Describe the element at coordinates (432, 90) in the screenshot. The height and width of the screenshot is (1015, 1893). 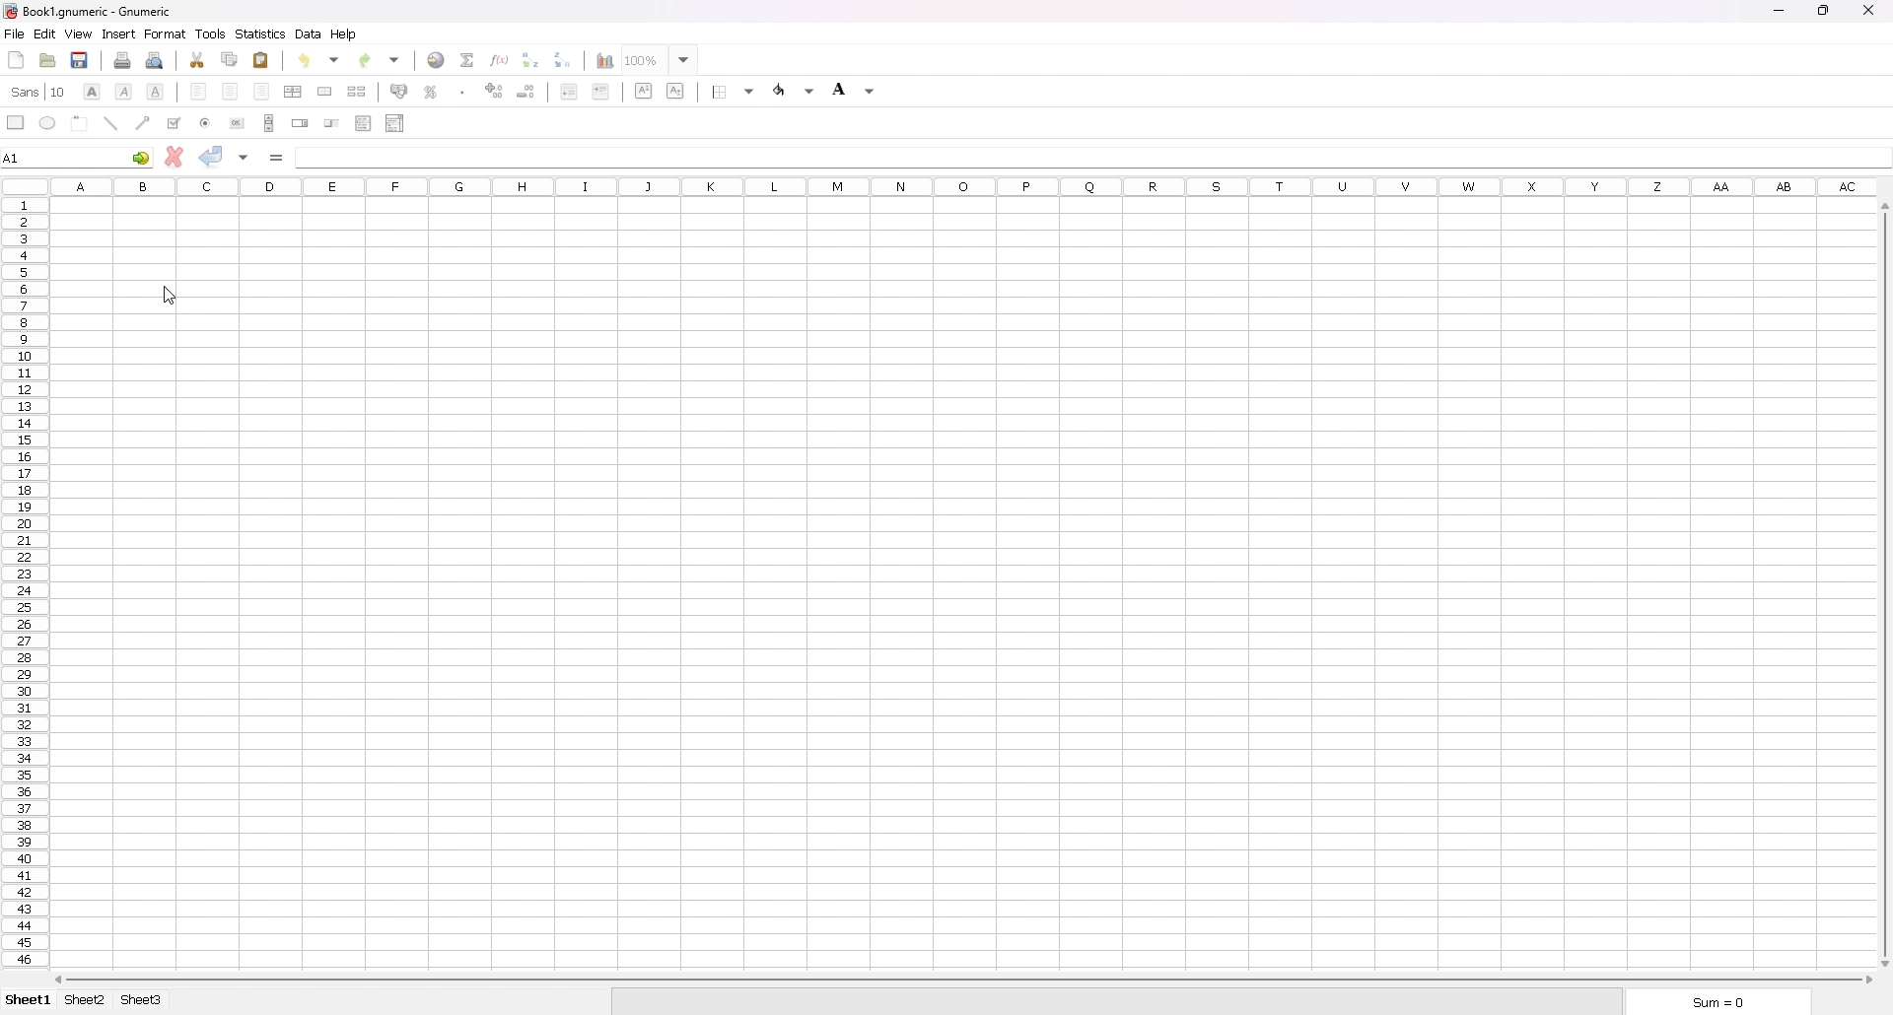
I see `percentage` at that location.